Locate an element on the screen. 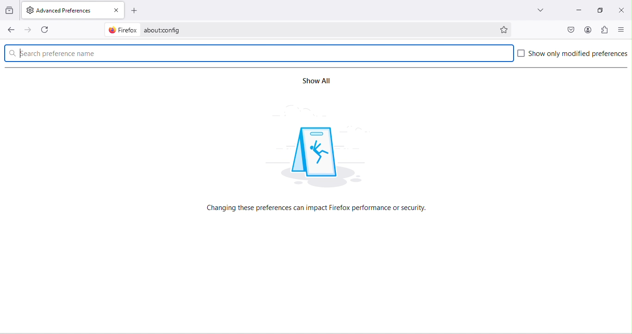 The width and height of the screenshot is (632, 334). close is located at coordinates (621, 10).